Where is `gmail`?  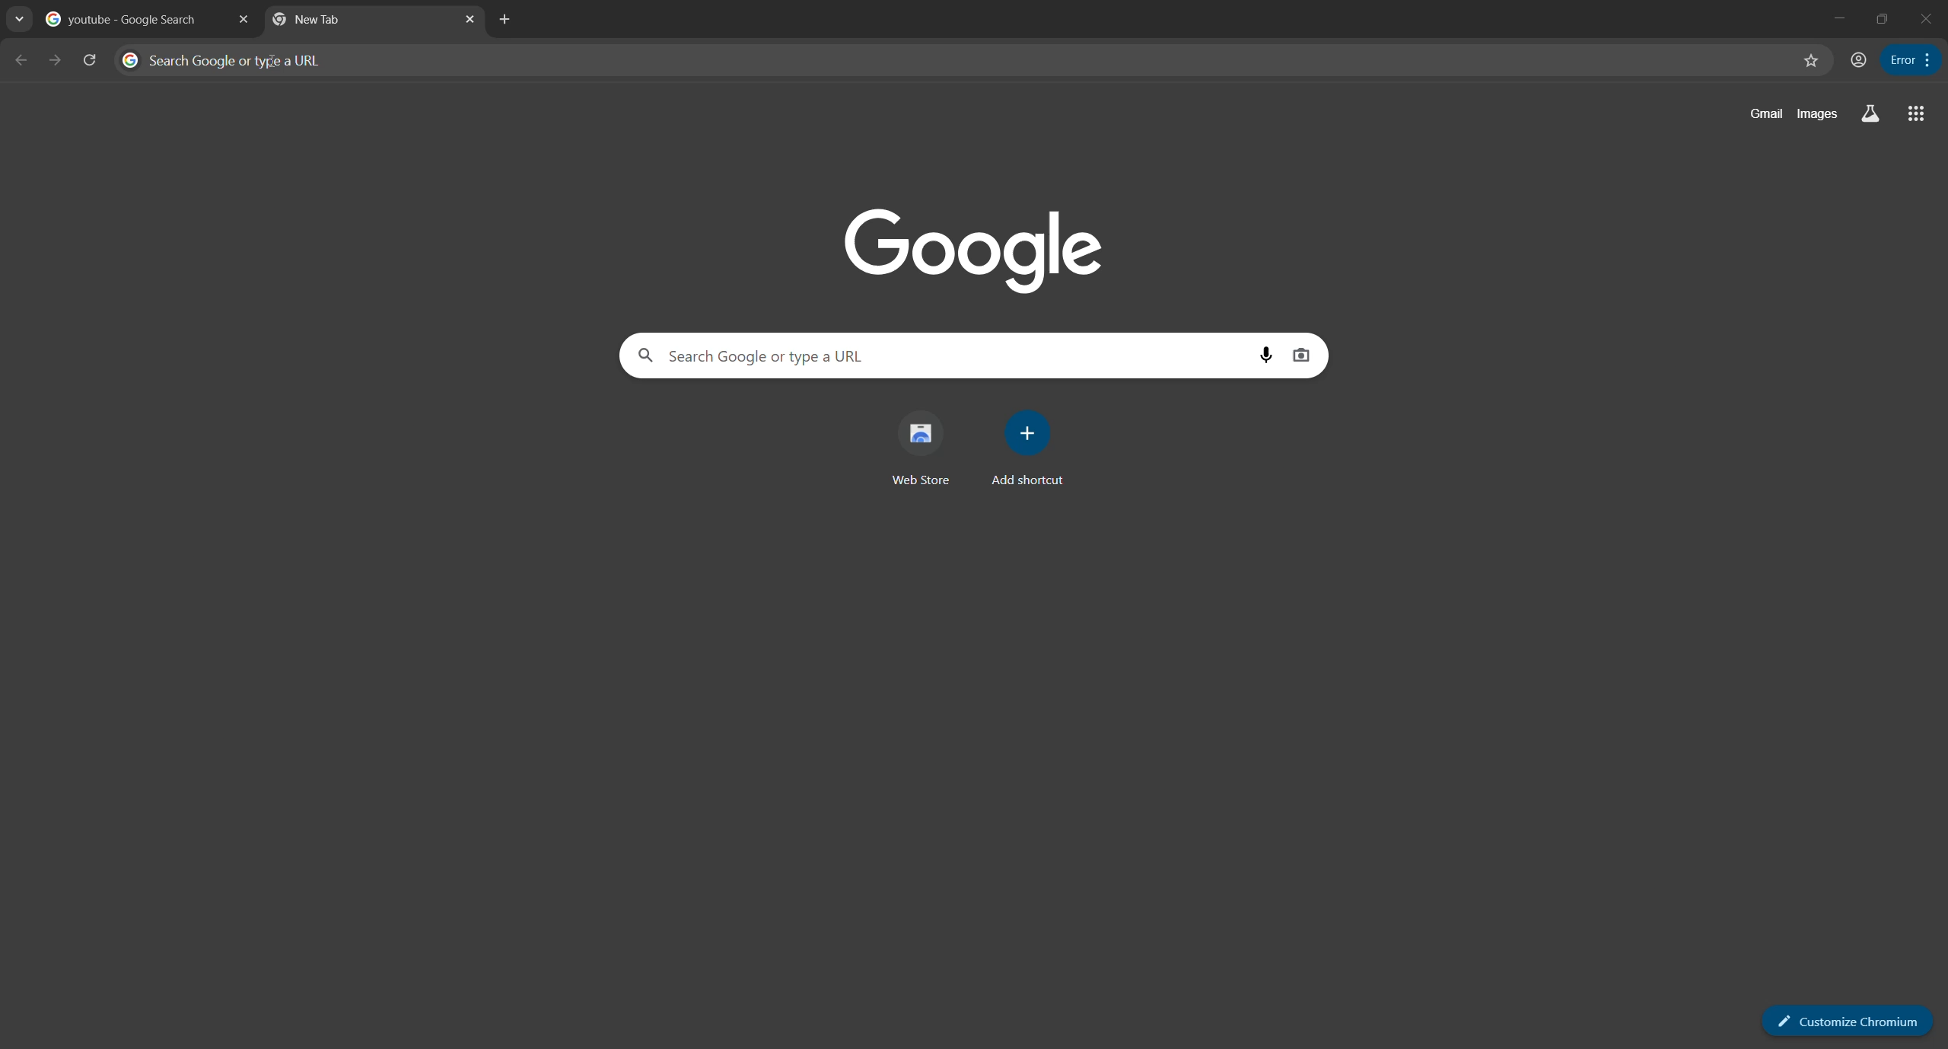 gmail is located at coordinates (1765, 116).